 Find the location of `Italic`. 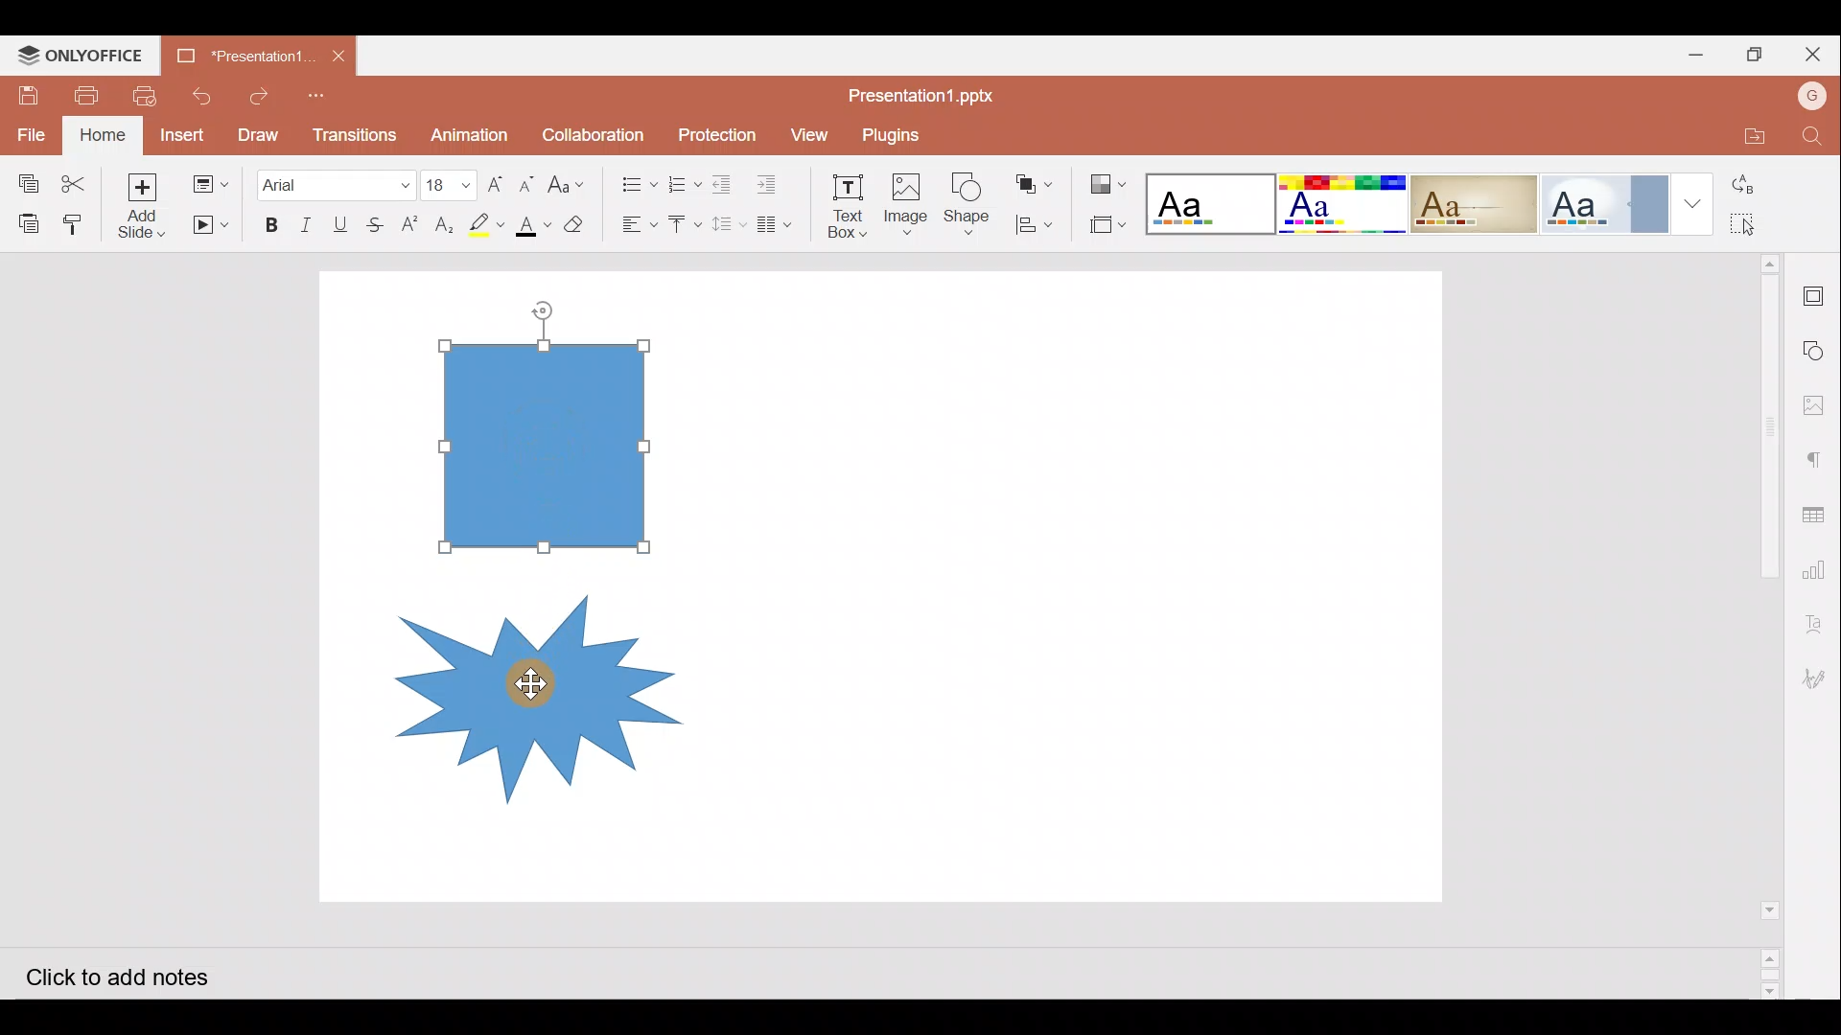

Italic is located at coordinates (306, 220).